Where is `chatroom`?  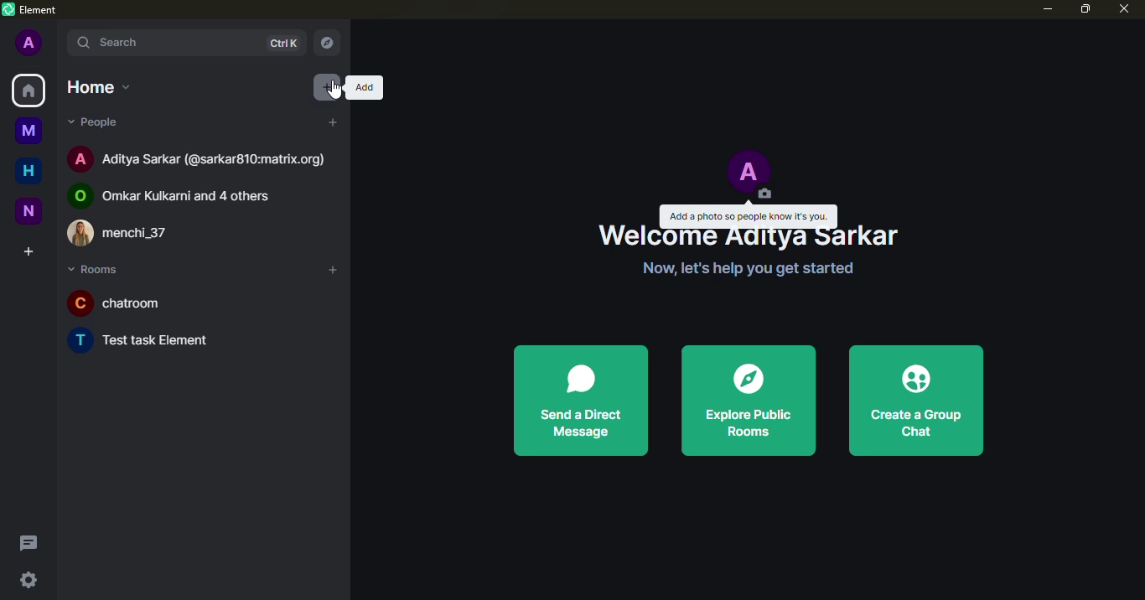
chatroom is located at coordinates (117, 302).